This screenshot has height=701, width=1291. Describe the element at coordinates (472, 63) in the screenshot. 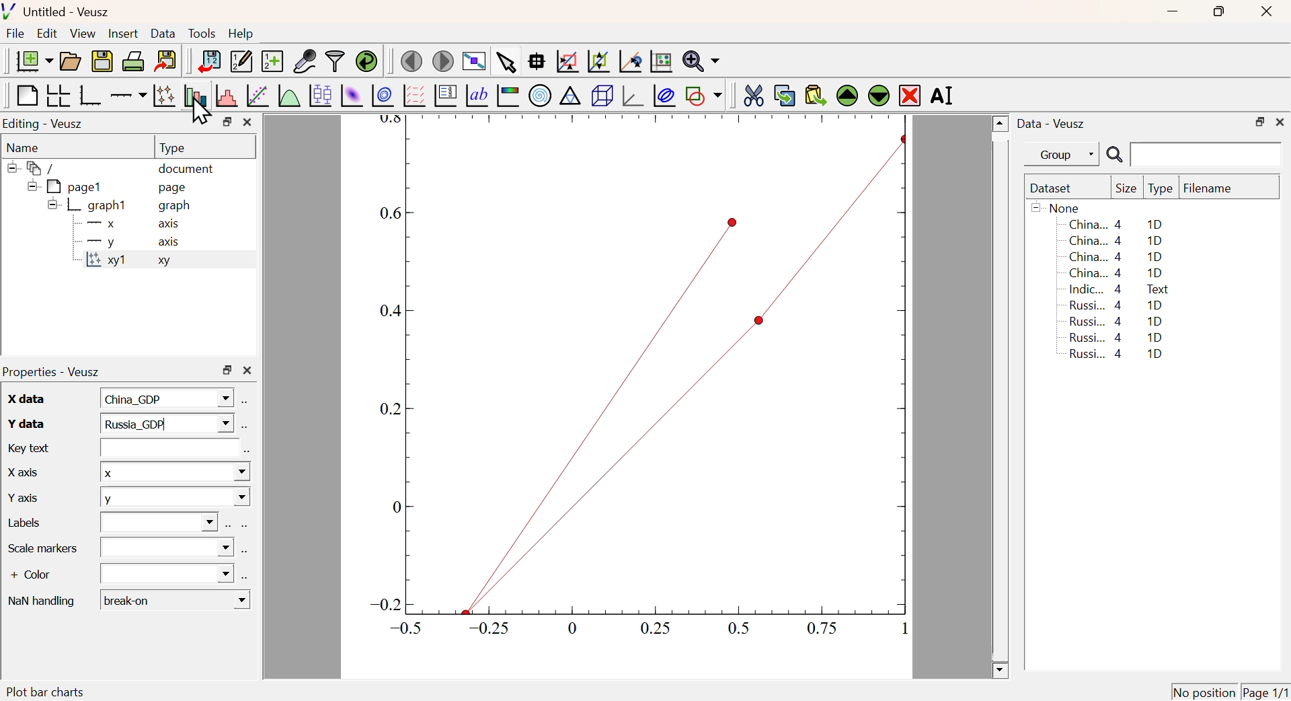

I see `View plot fullscreen` at that location.